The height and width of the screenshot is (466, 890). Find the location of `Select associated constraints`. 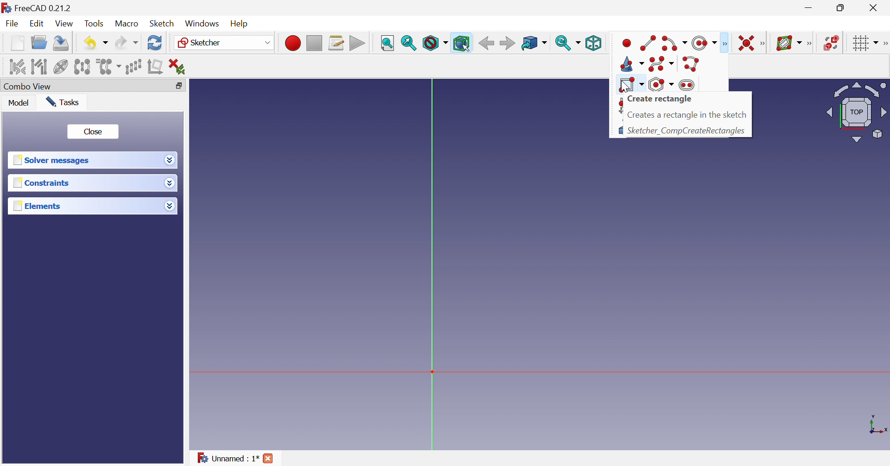

Select associated constraints is located at coordinates (18, 66).